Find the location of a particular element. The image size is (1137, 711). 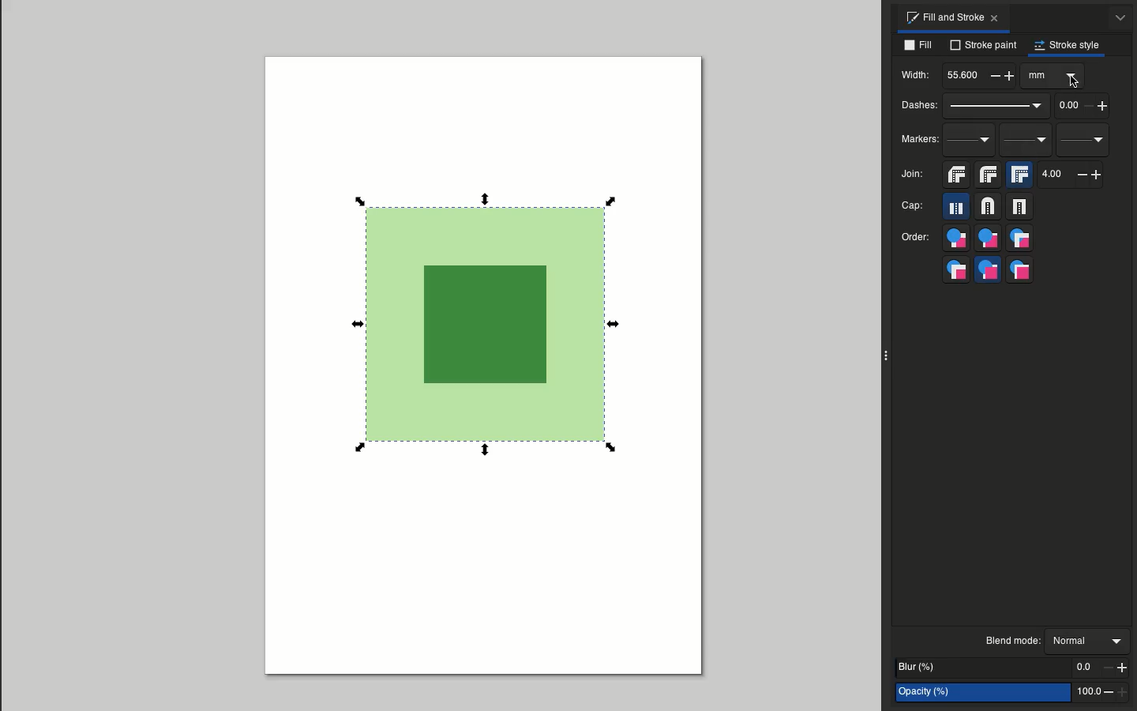

Order is located at coordinates (916, 238).